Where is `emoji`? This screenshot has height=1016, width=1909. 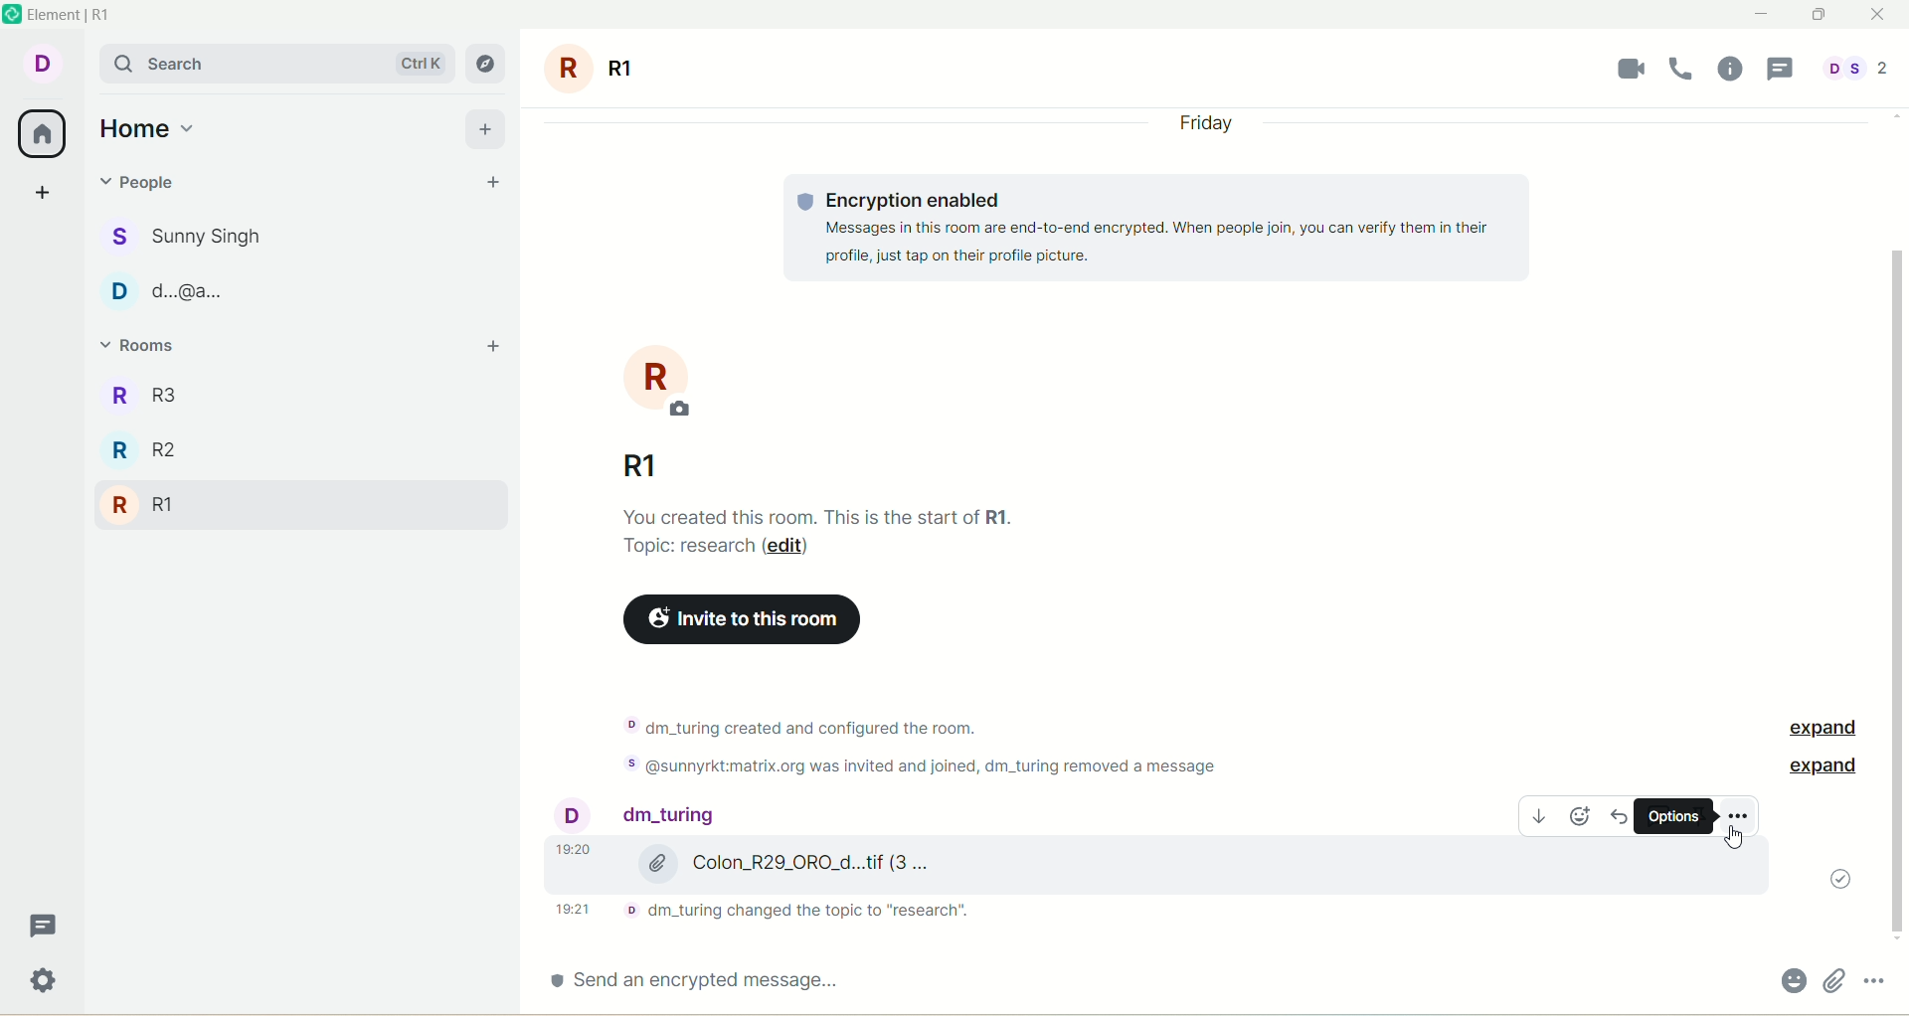
emoji is located at coordinates (1791, 983).